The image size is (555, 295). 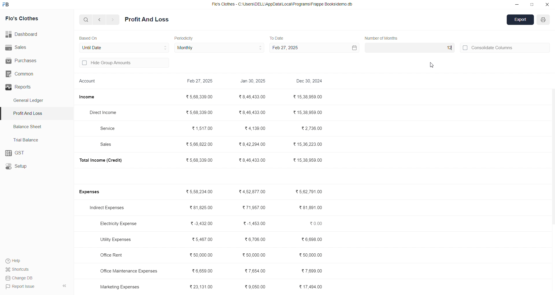 I want to click on ₹ 7,654.00, so click(x=255, y=270).